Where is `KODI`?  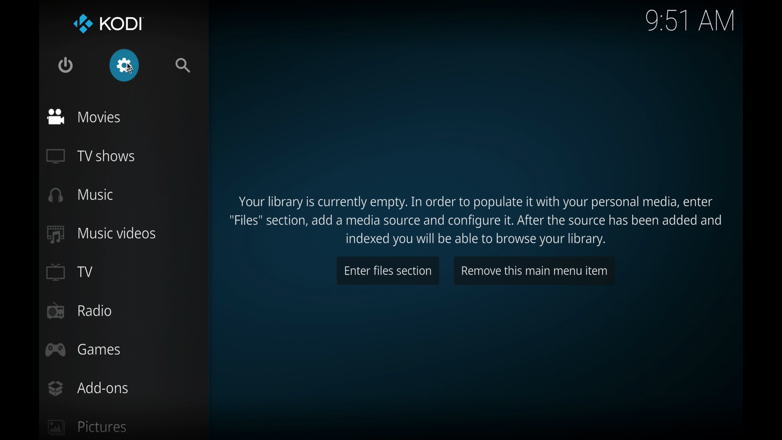 KODI is located at coordinates (107, 24).